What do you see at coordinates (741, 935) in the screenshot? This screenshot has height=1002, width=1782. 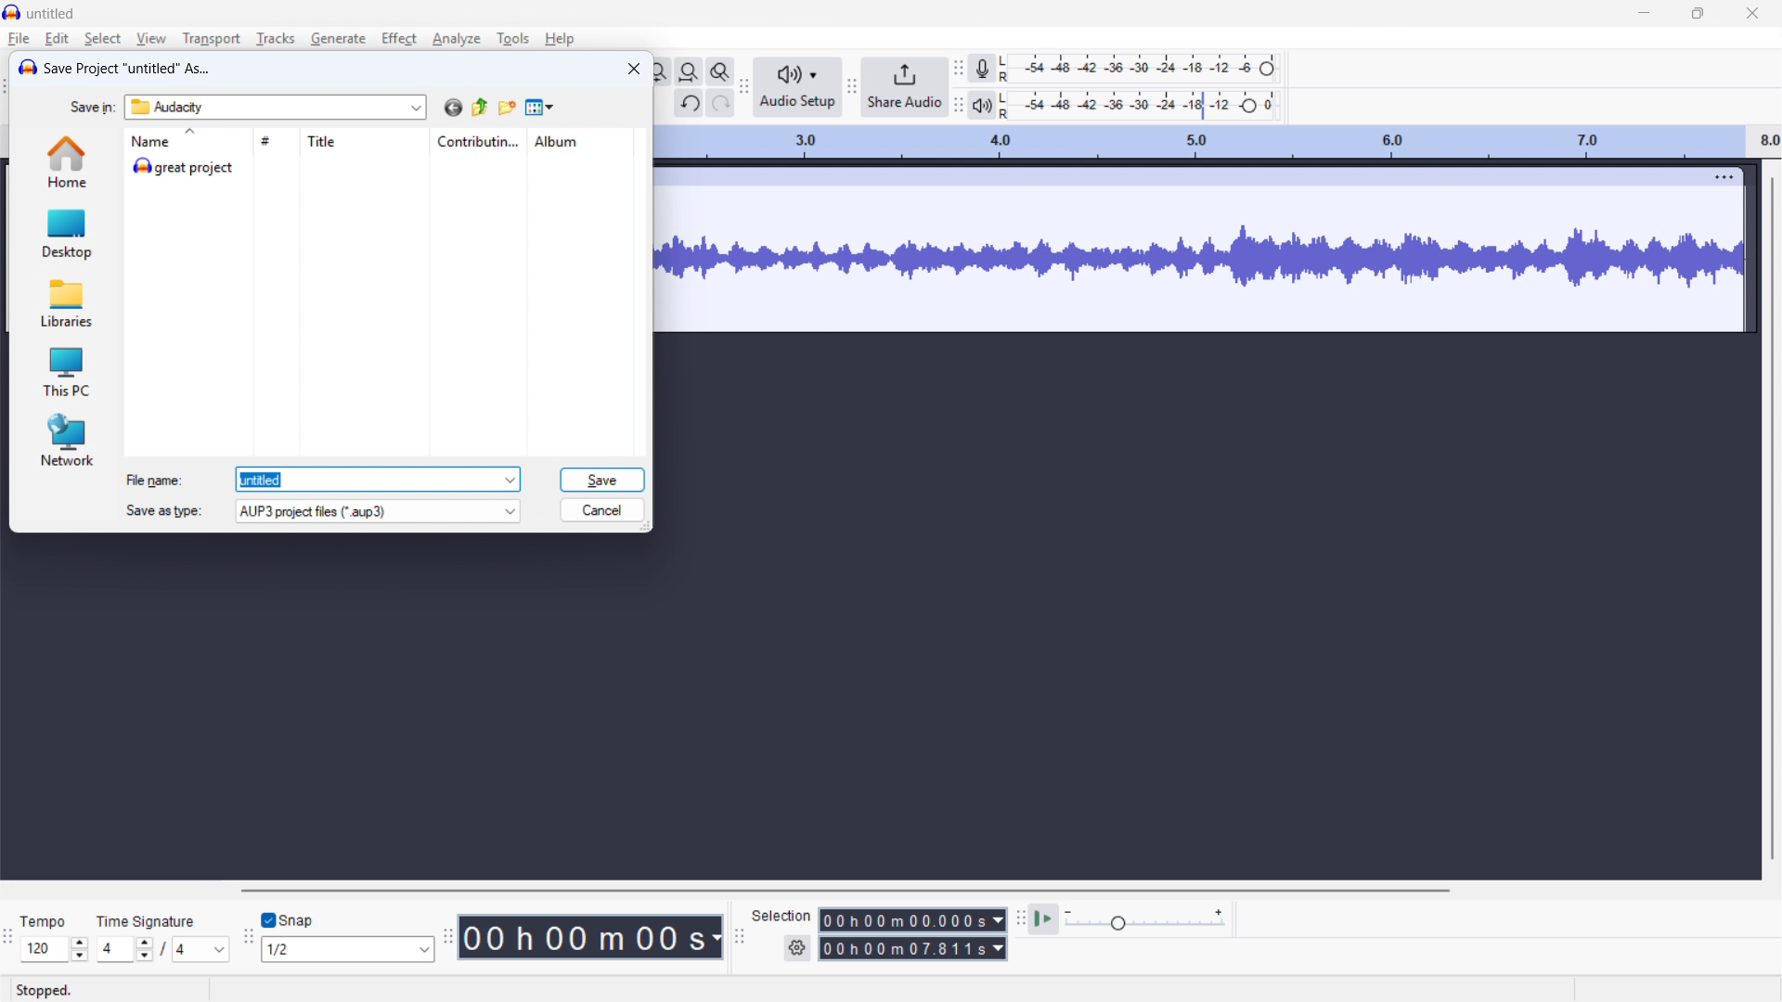 I see `selection toolbar` at bounding box center [741, 935].